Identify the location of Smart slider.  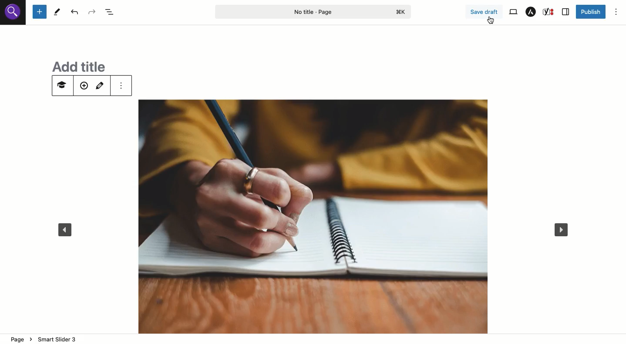
(61, 87).